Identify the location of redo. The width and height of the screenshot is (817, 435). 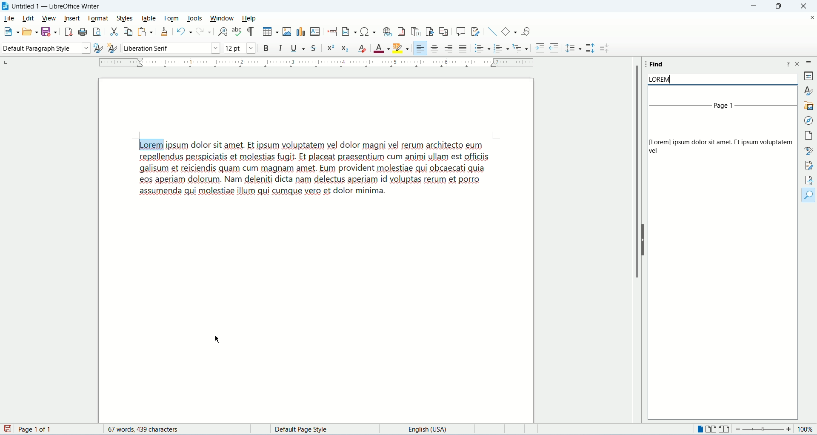
(203, 32).